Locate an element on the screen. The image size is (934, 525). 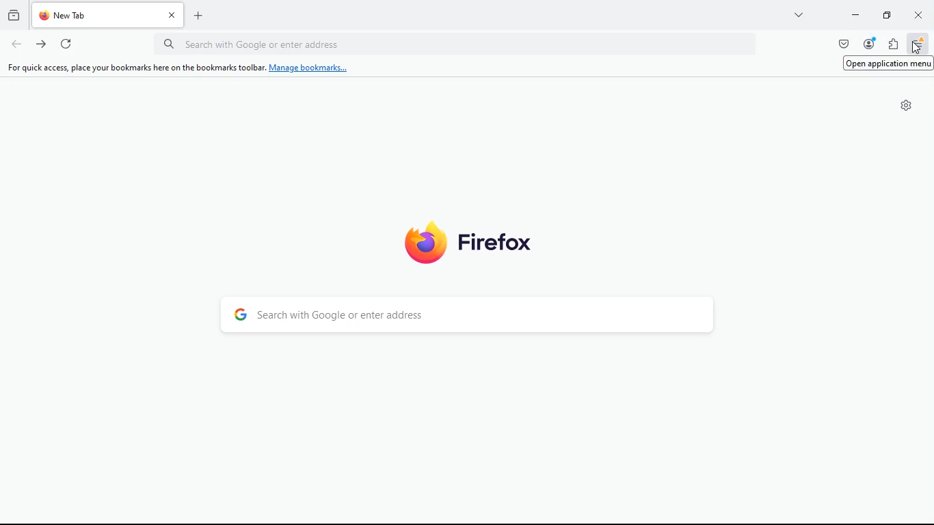
more is located at coordinates (798, 17).